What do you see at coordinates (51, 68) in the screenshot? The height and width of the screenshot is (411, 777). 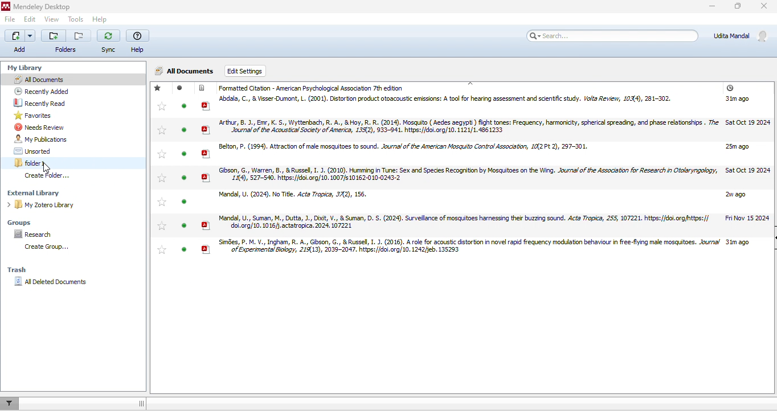 I see `my library` at bounding box center [51, 68].